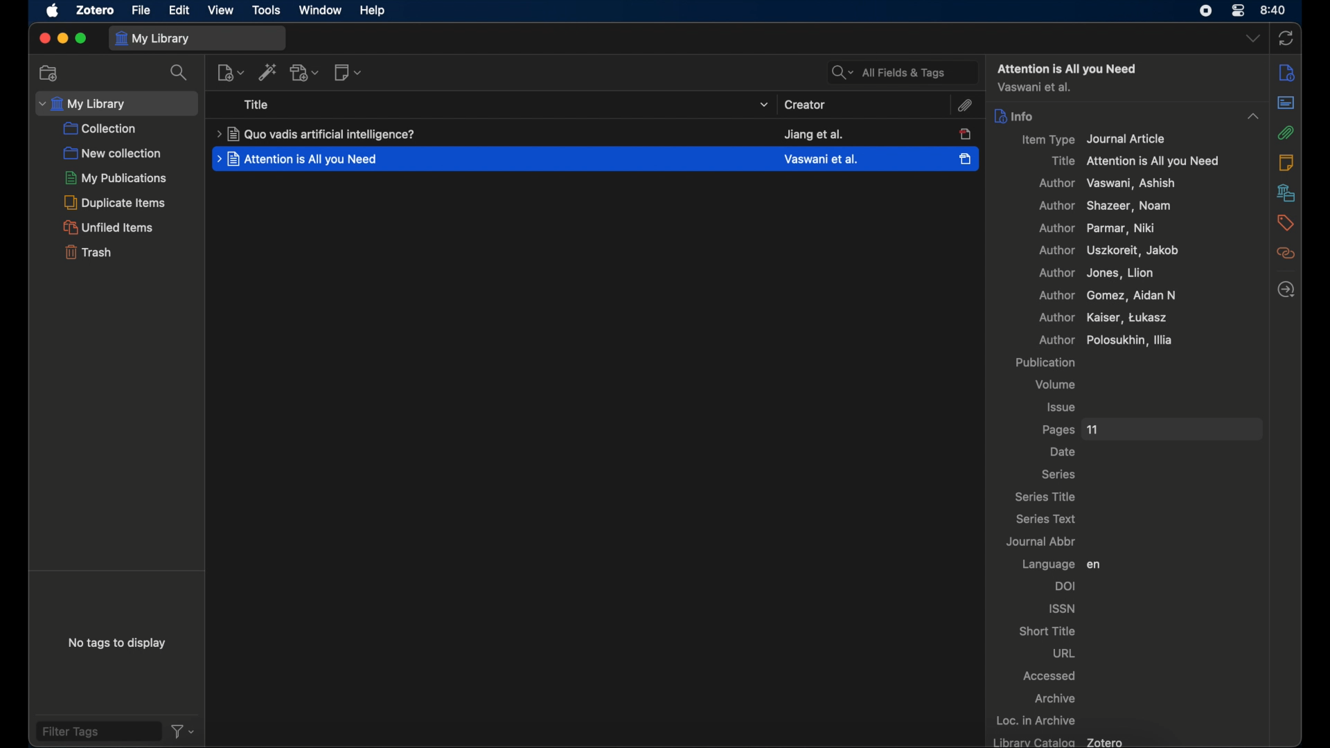  I want to click on new collections, so click(50, 73).